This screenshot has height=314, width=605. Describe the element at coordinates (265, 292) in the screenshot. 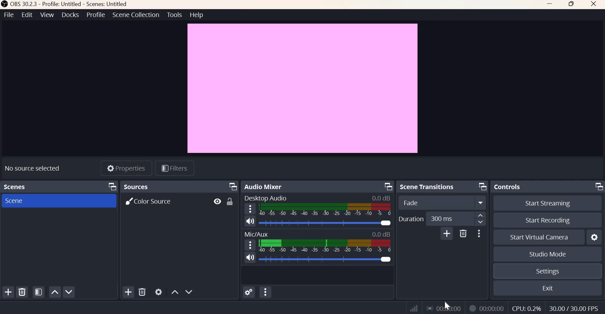

I see `Audio Mixer Menu` at that location.